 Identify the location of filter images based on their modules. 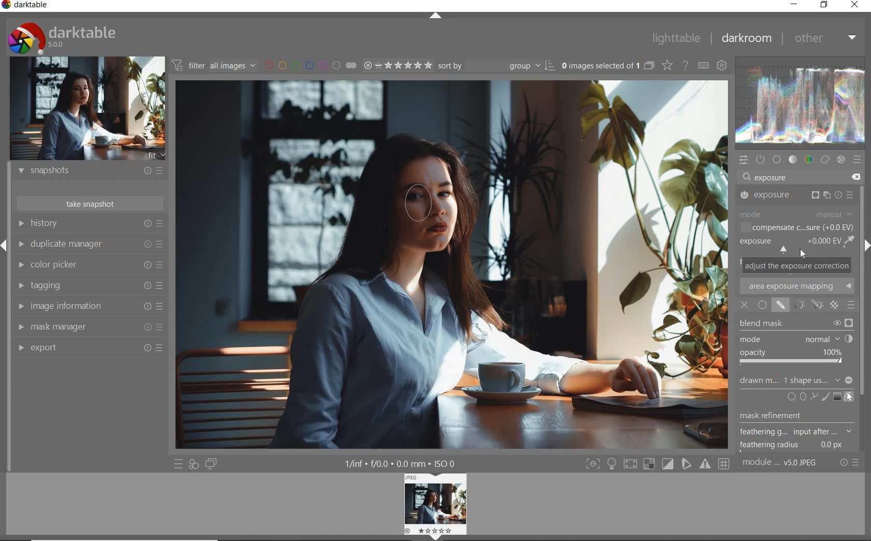
(214, 64).